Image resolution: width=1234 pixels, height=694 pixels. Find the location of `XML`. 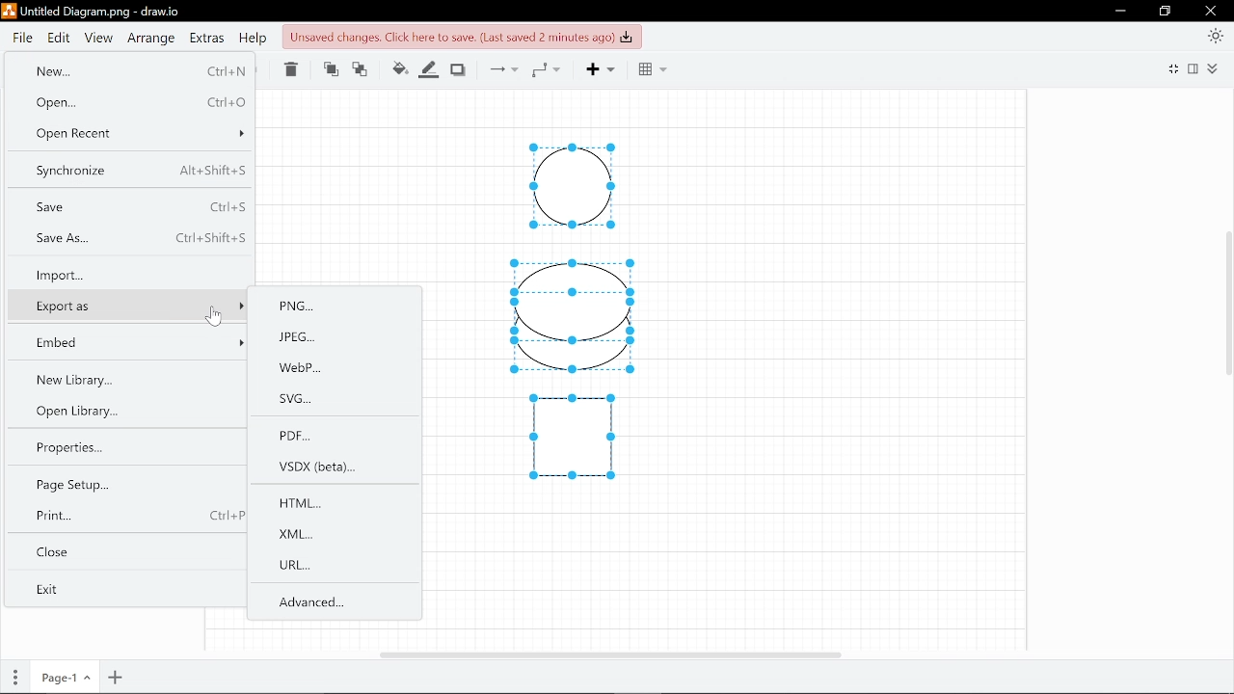

XML is located at coordinates (335, 535).